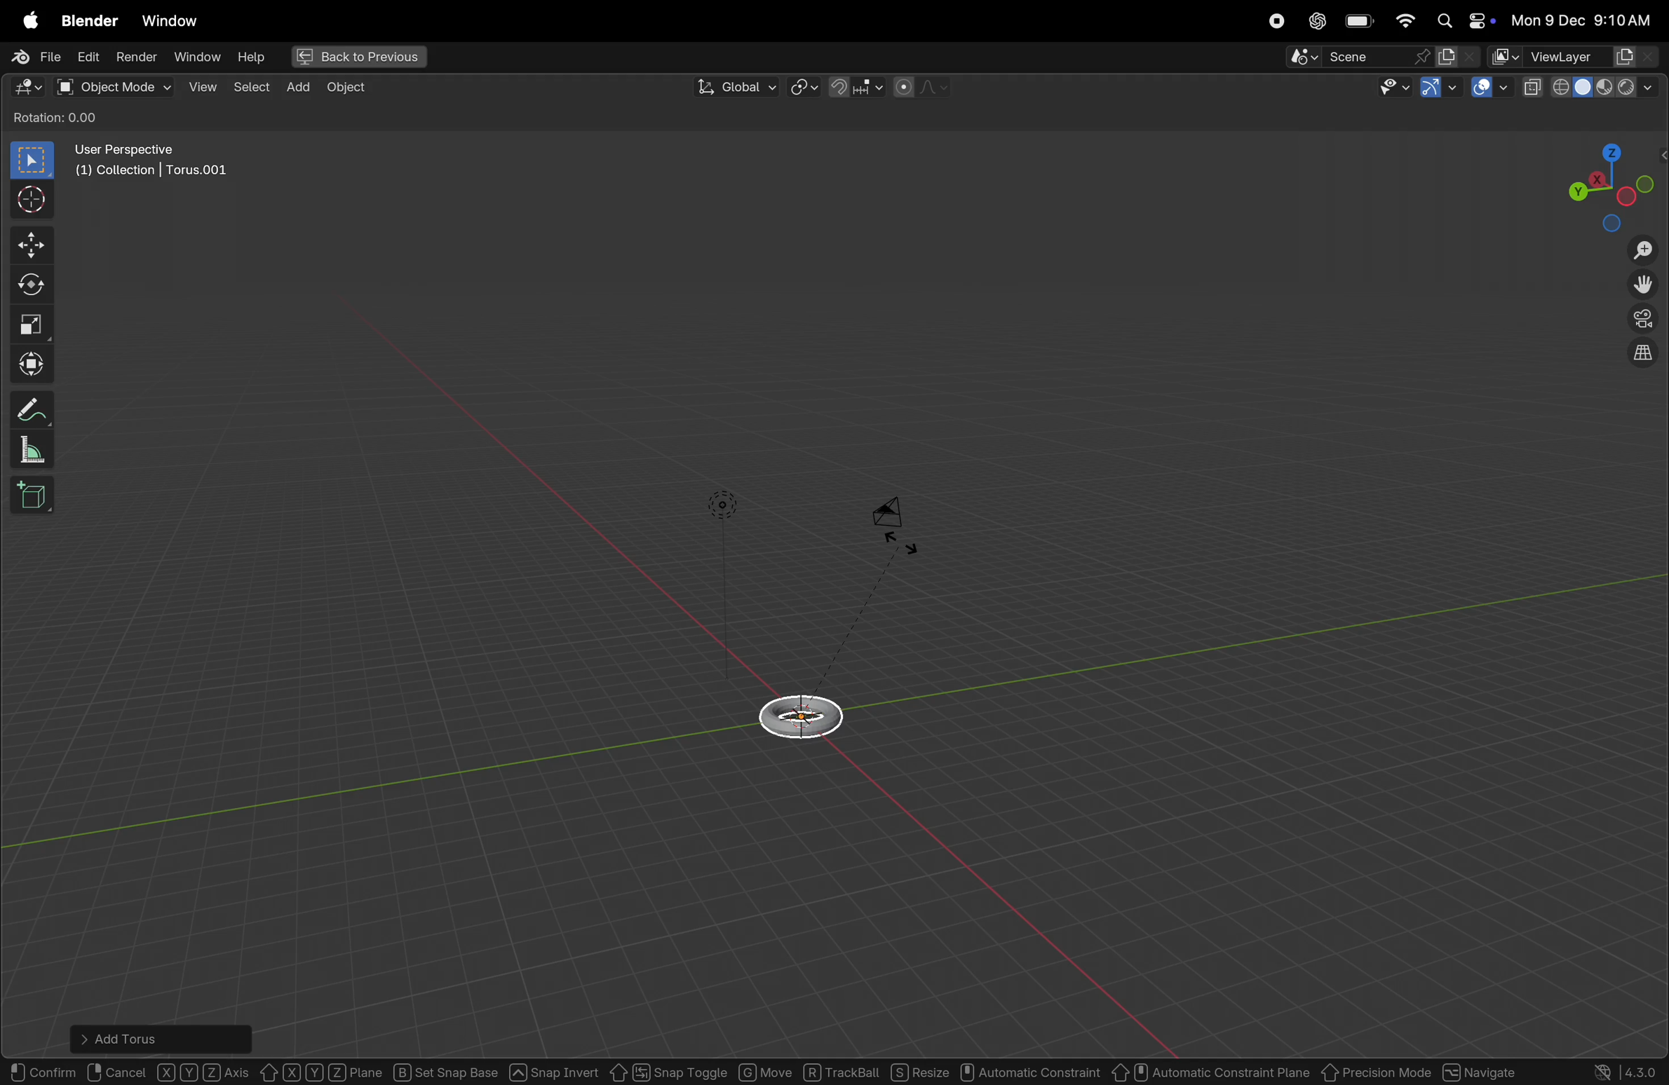  I want to click on curosor, so click(36, 198).